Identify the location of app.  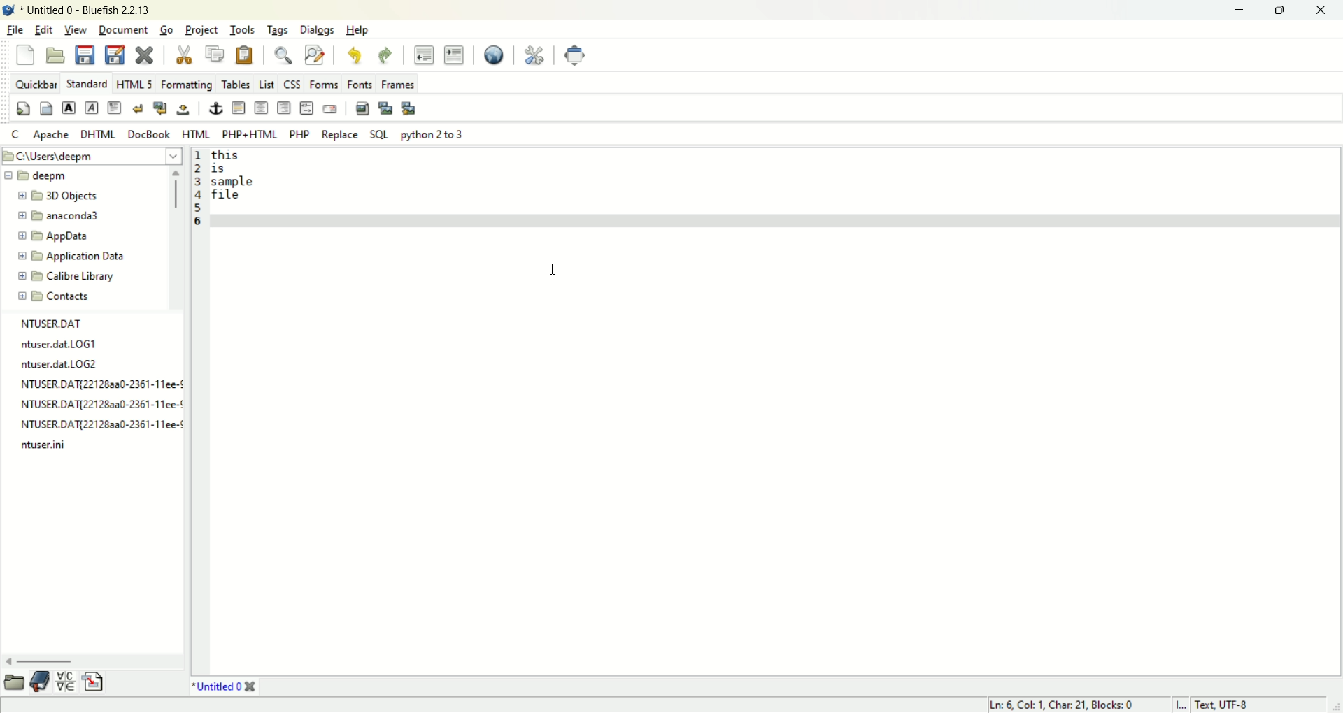
(58, 238).